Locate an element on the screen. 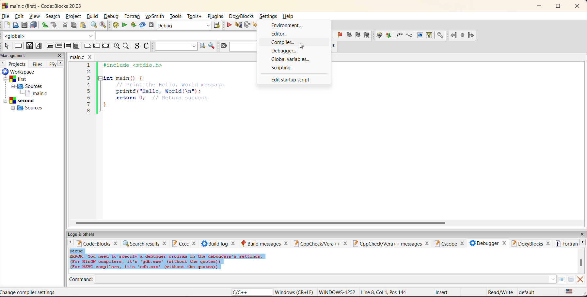  clear is located at coordinates (224, 45).